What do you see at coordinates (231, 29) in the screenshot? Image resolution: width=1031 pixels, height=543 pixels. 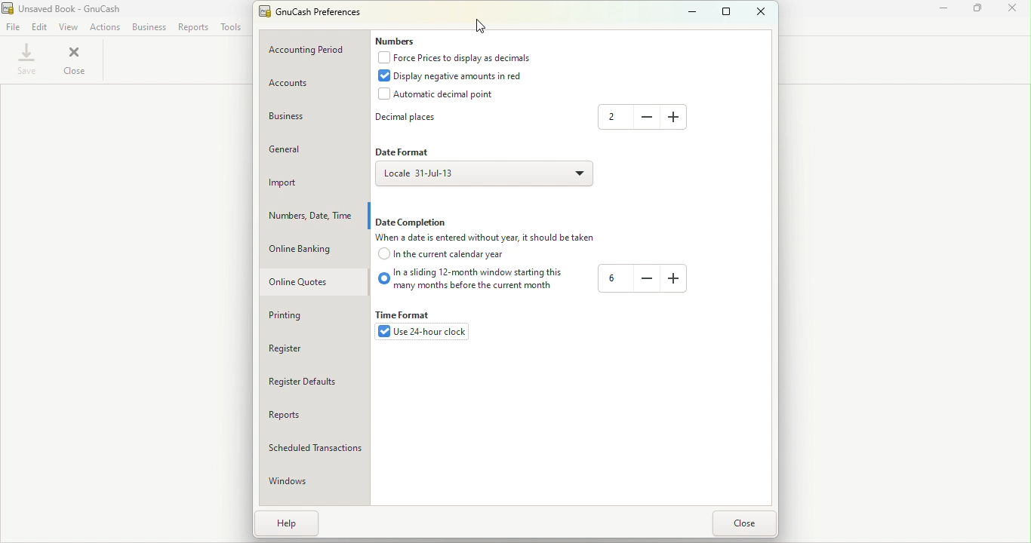 I see `Tools` at bounding box center [231, 29].